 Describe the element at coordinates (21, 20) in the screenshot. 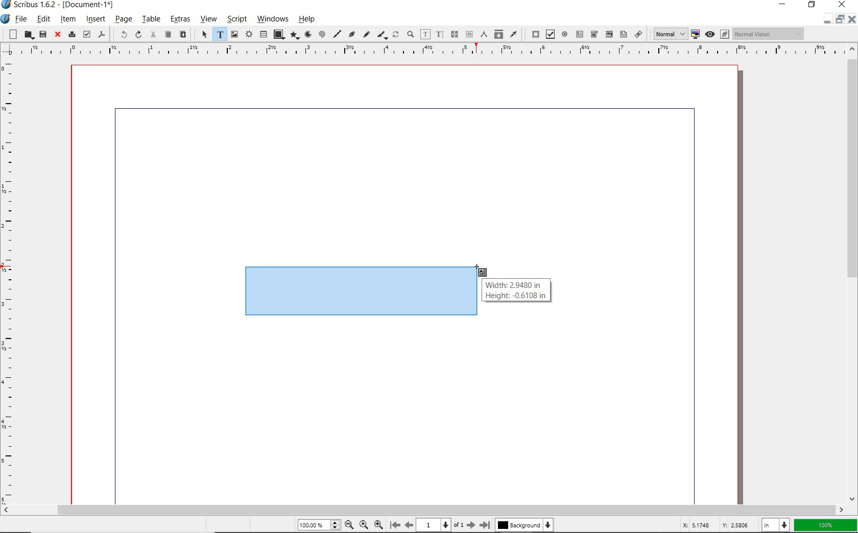

I see `file` at that location.